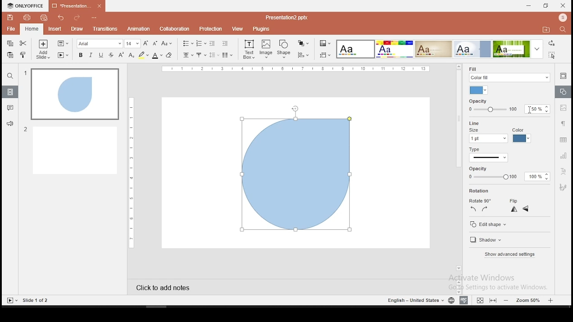 This screenshot has height=322, width=573. Describe the element at coordinates (473, 209) in the screenshot. I see `left` at that location.